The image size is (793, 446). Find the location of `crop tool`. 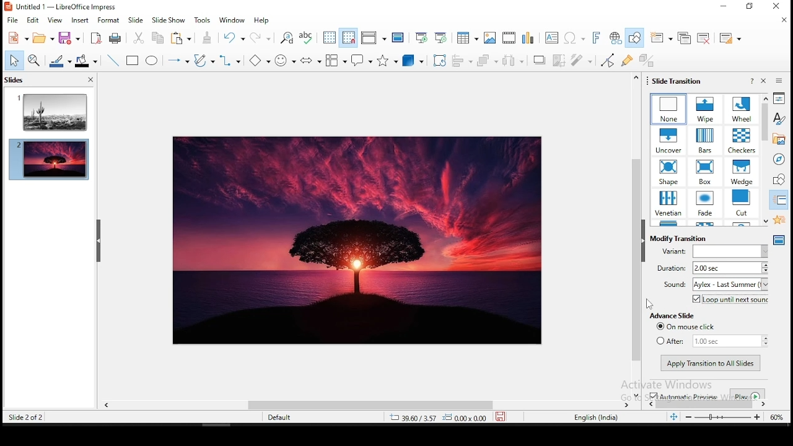

crop tool is located at coordinates (439, 60).